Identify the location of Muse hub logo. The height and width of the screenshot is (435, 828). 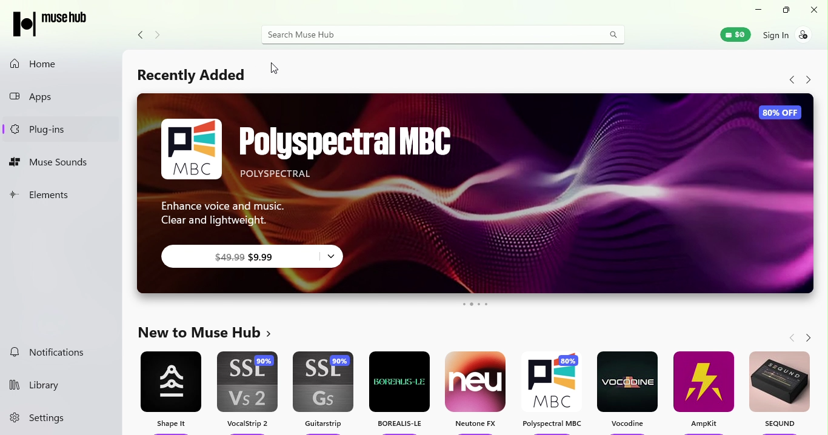
(48, 24).